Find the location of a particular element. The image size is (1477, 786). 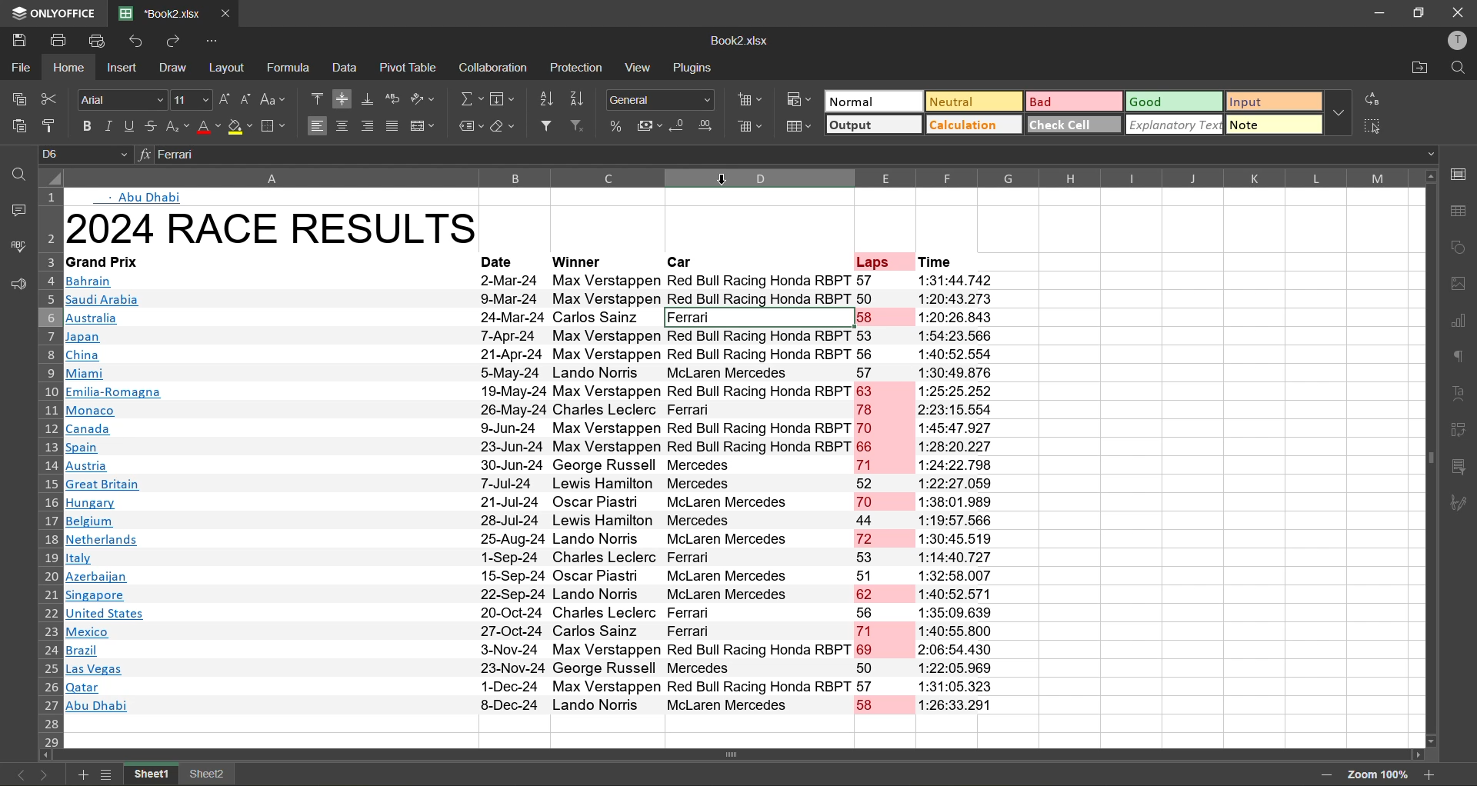

cut is located at coordinates (50, 99).